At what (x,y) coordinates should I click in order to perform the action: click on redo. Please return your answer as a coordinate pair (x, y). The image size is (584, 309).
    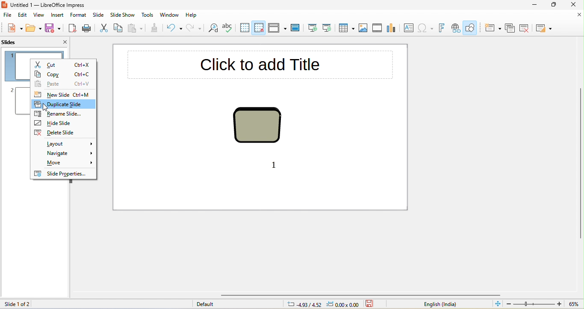
    Looking at the image, I should click on (195, 29).